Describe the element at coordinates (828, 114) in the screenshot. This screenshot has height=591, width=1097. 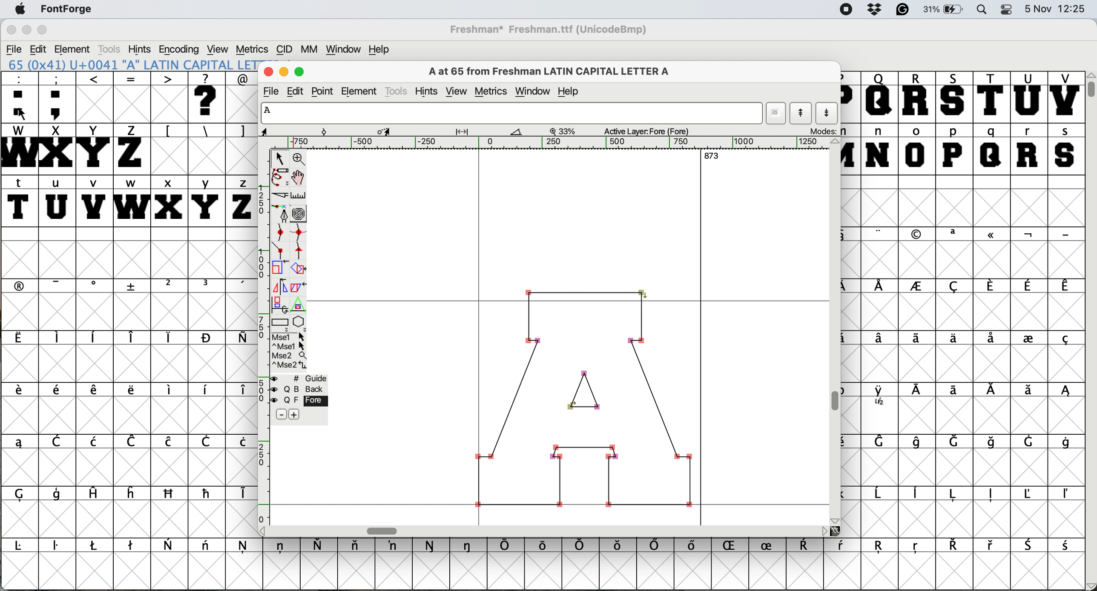
I see `show next character` at that location.